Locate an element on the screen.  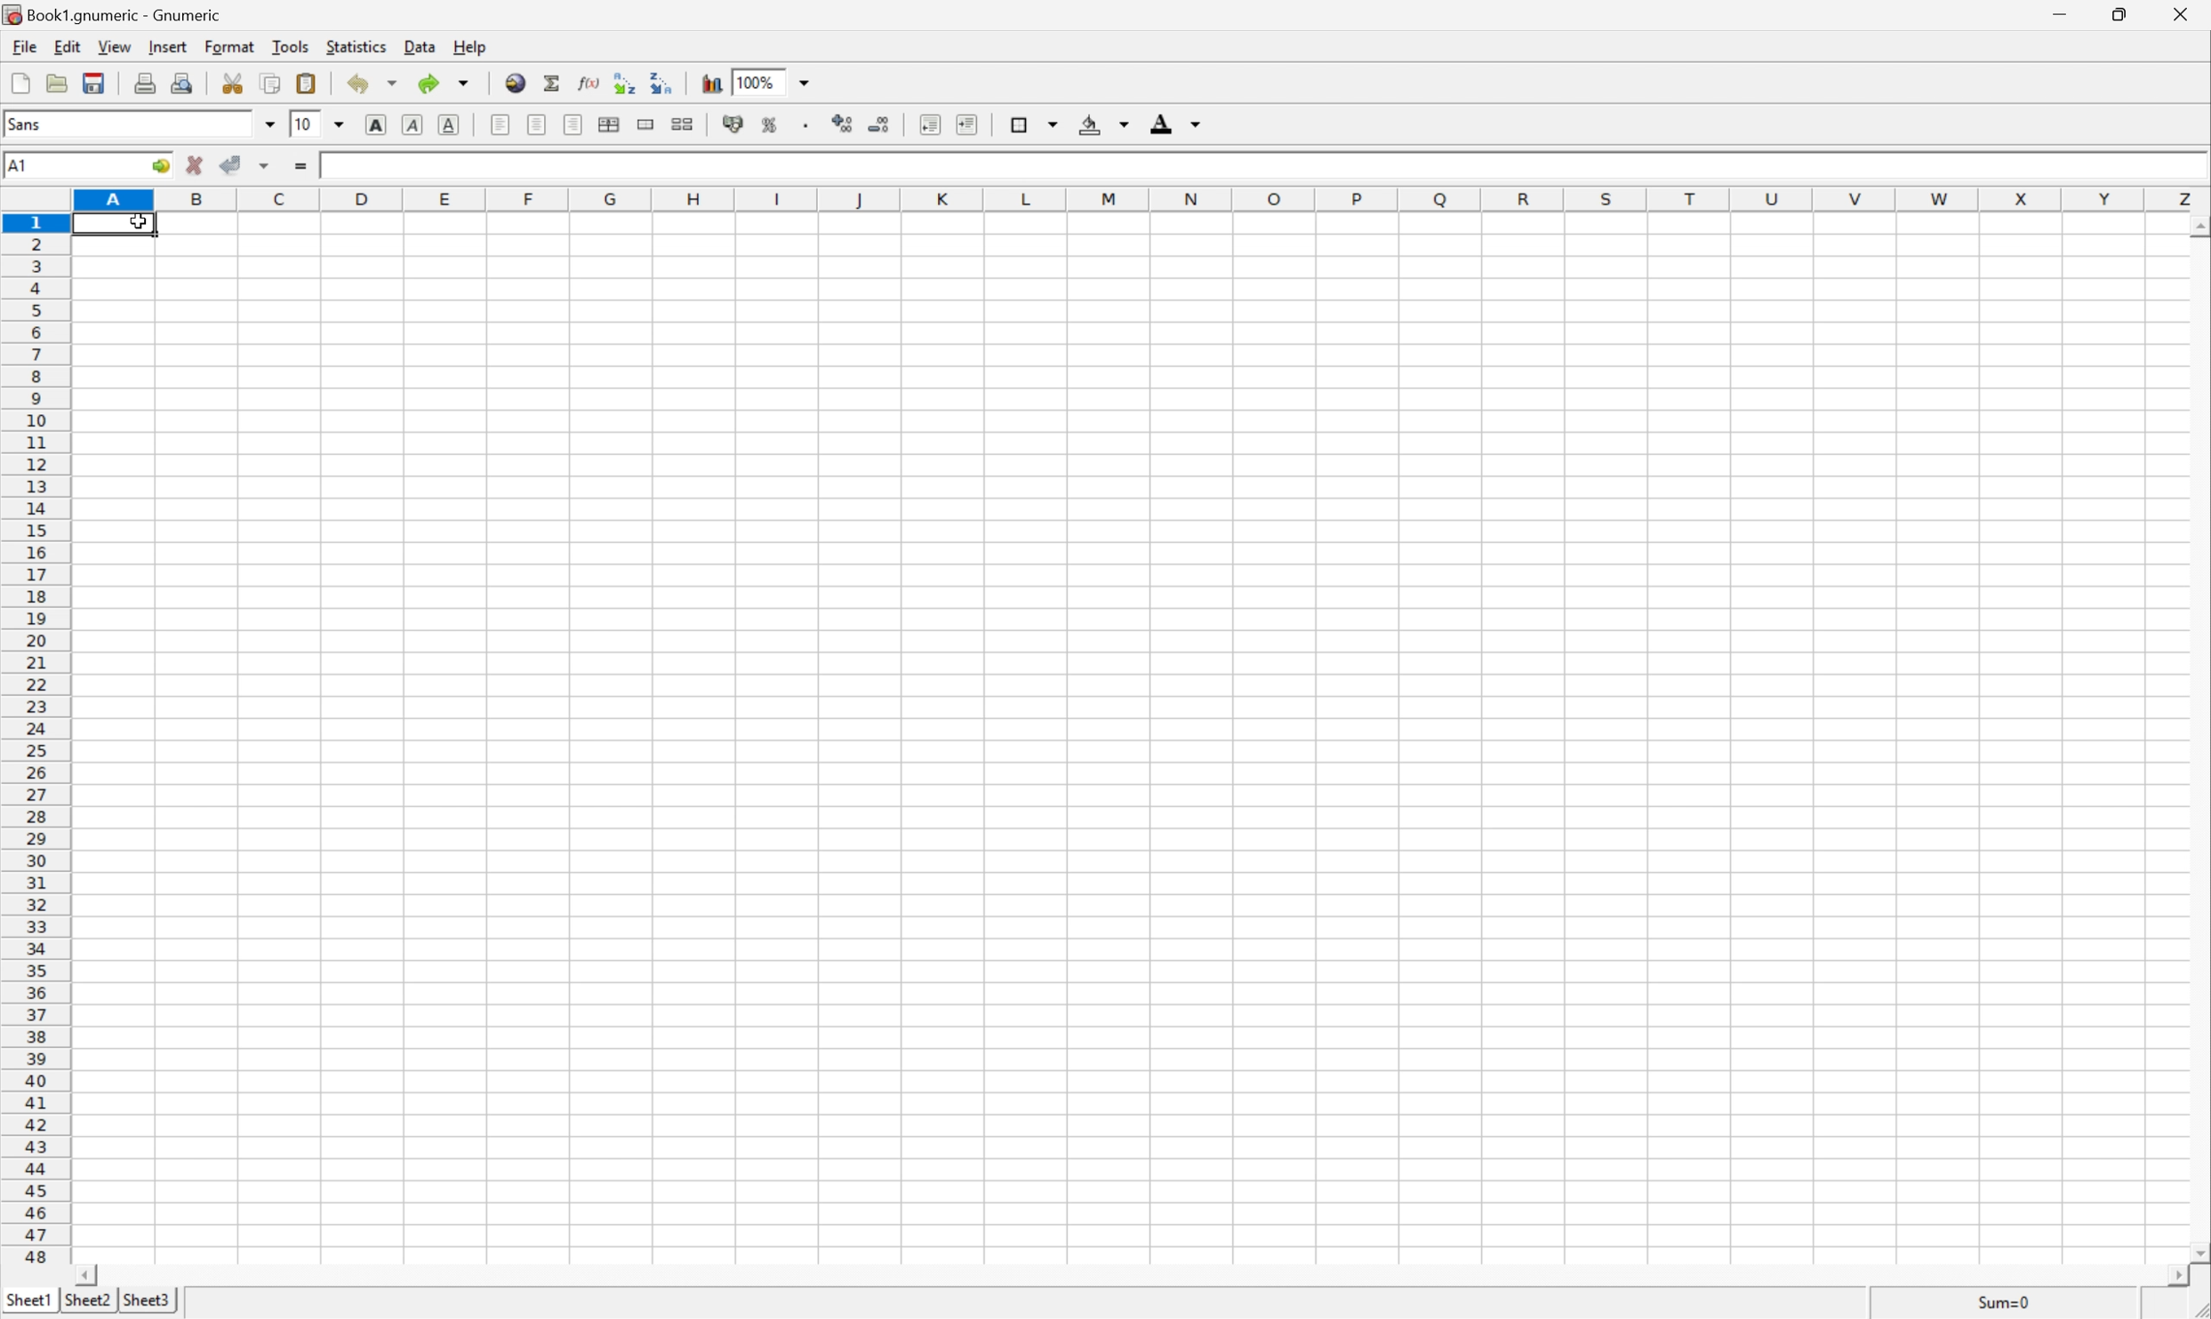
paste is located at coordinates (306, 81).